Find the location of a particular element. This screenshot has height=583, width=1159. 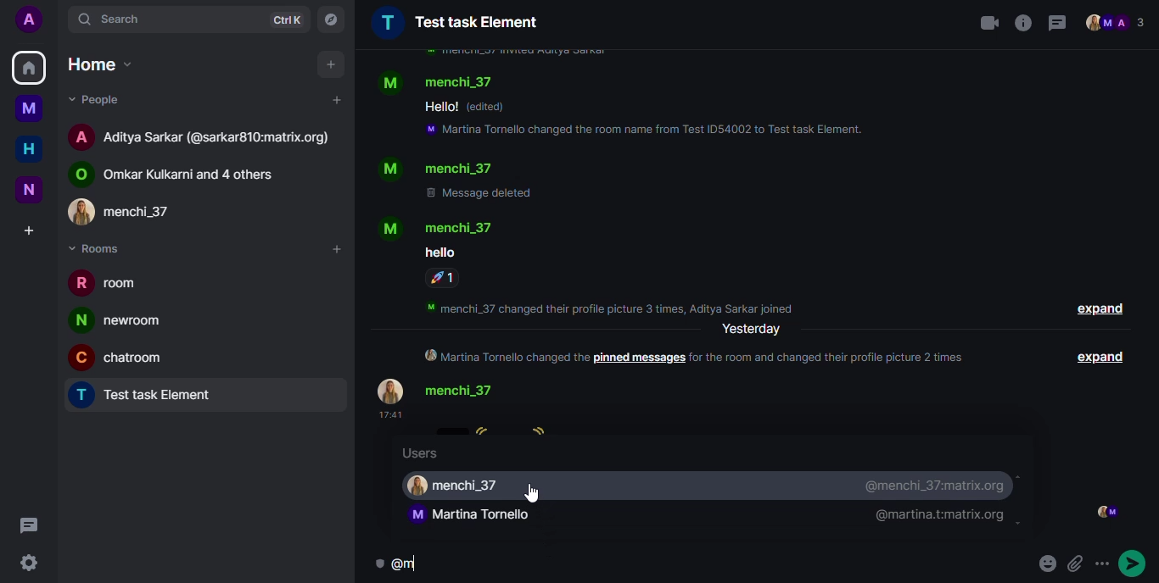

info- Martine tornealo changed the room from test is located at coordinates (647, 131).